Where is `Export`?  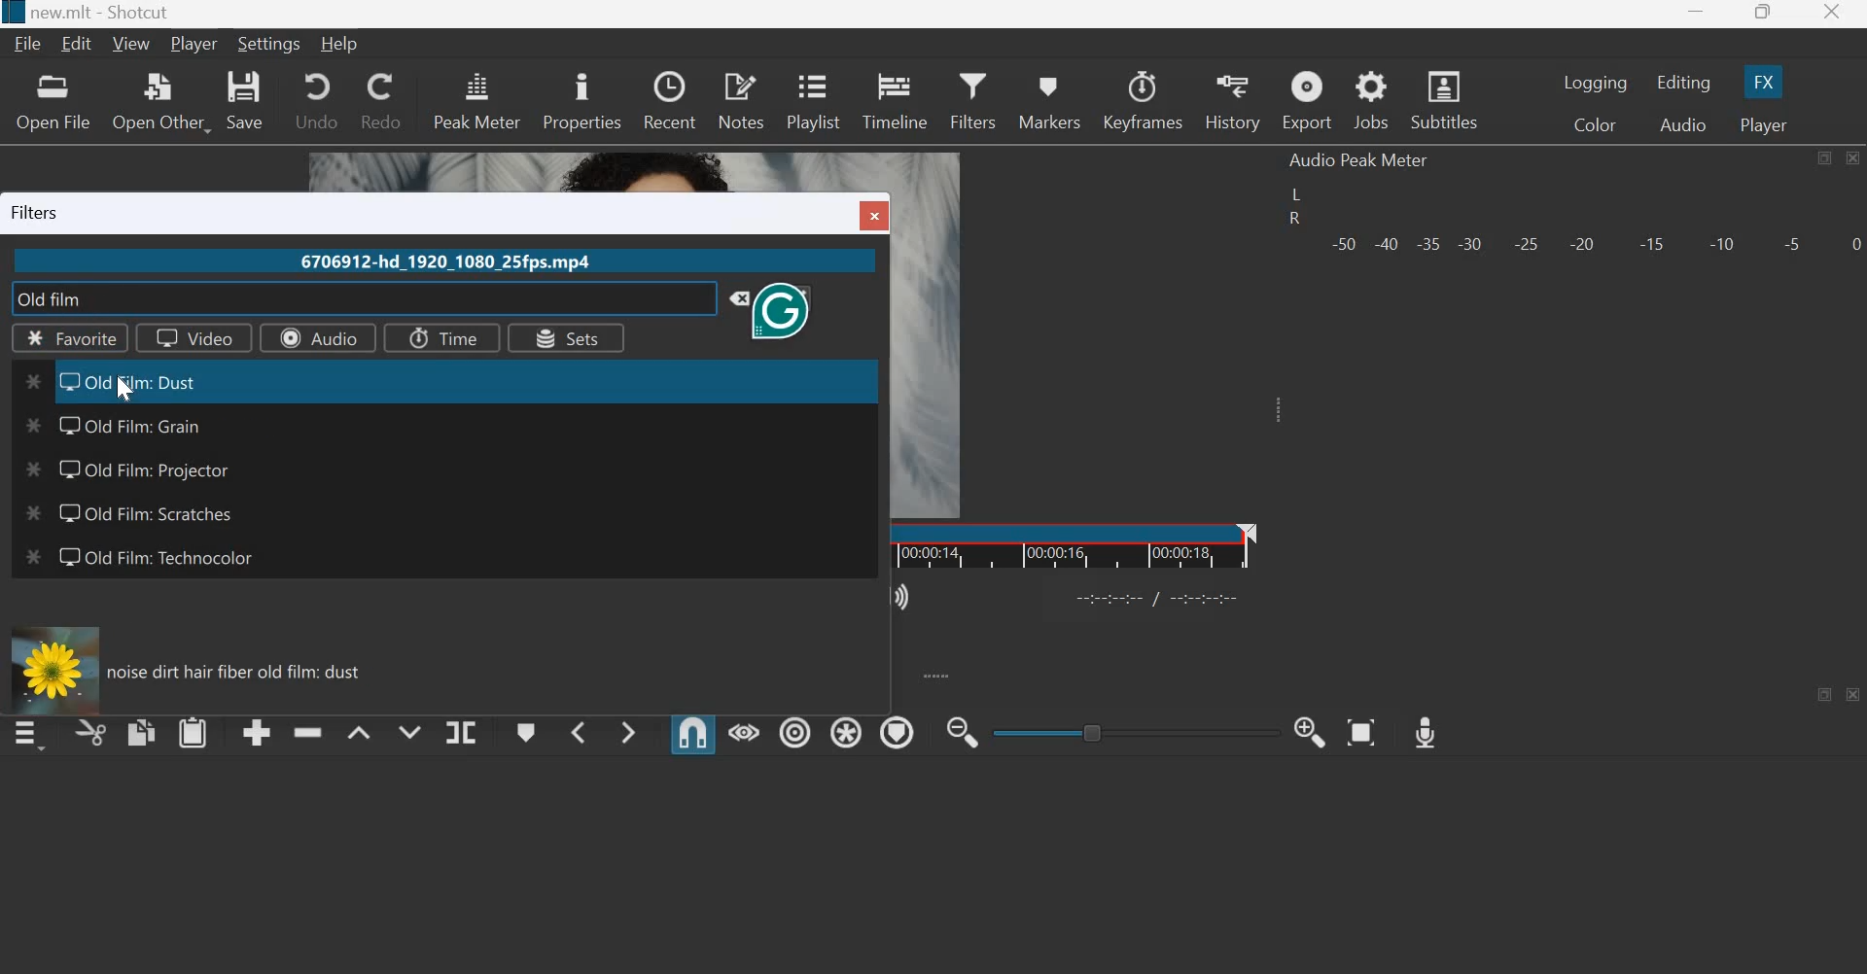 Export is located at coordinates (1306, 102).